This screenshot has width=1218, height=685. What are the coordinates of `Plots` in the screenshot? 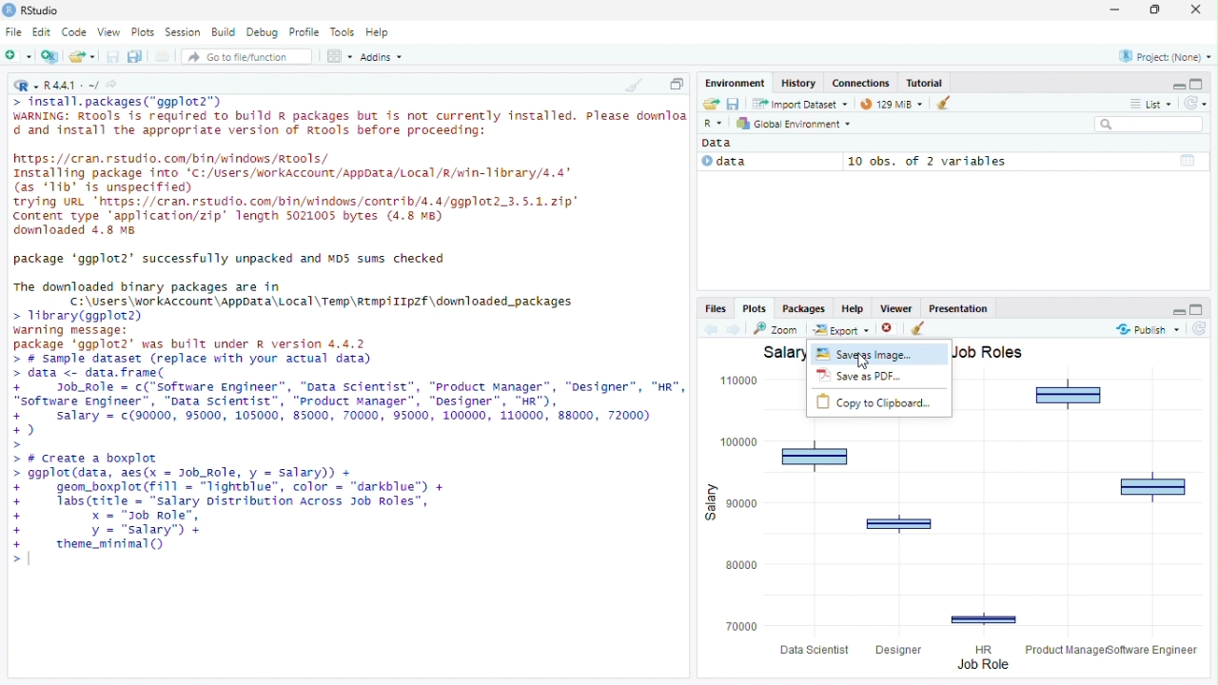 It's located at (143, 32).